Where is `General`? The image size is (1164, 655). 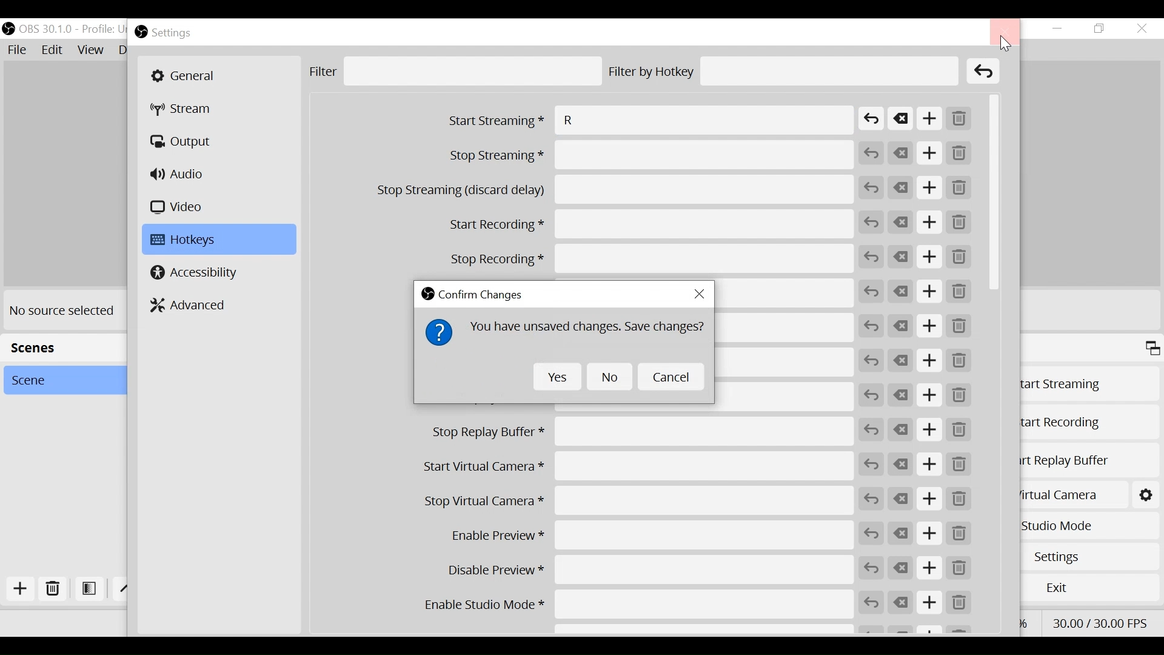
General is located at coordinates (219, 75).